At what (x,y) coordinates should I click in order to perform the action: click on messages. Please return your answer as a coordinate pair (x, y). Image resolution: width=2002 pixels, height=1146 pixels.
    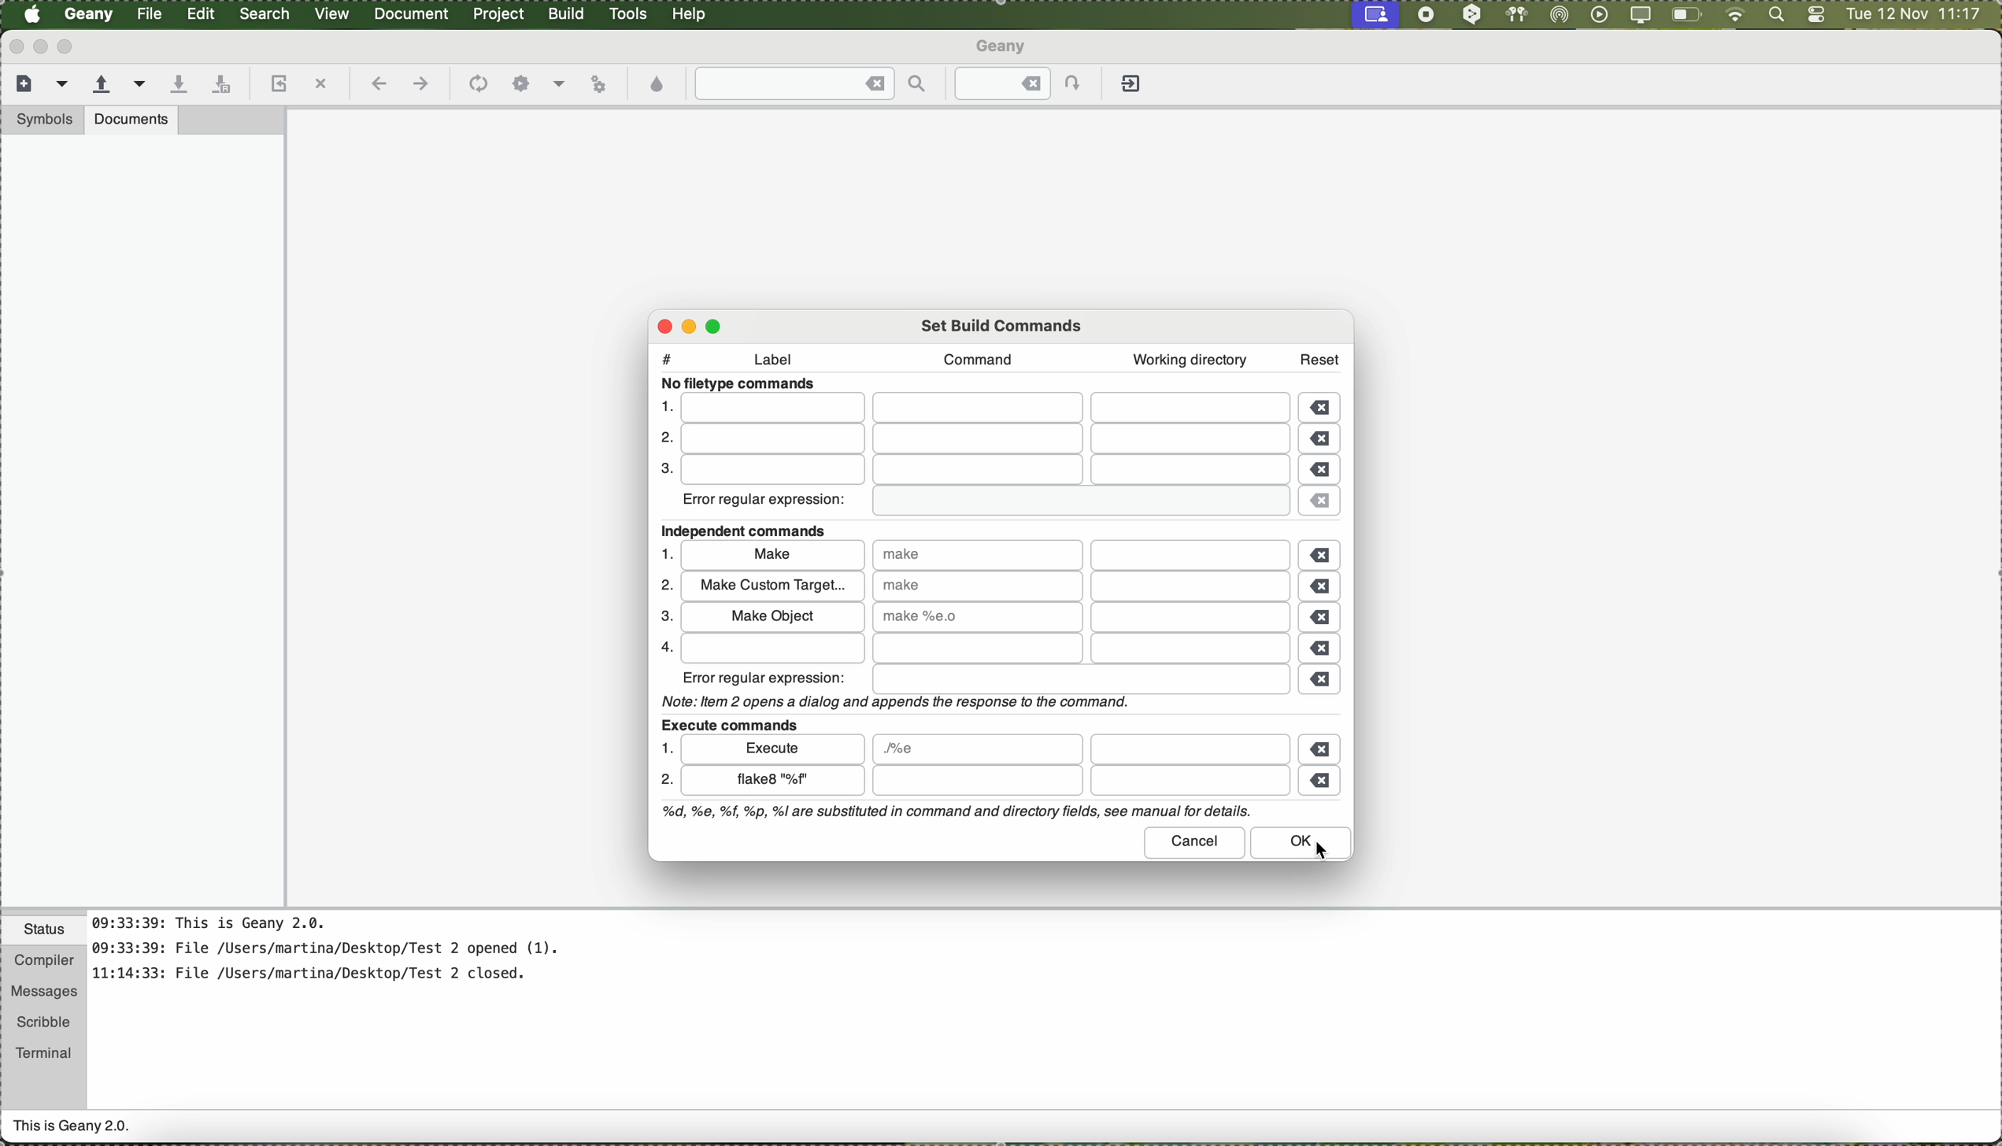
    Looking at the image, I should click on (43, 993).